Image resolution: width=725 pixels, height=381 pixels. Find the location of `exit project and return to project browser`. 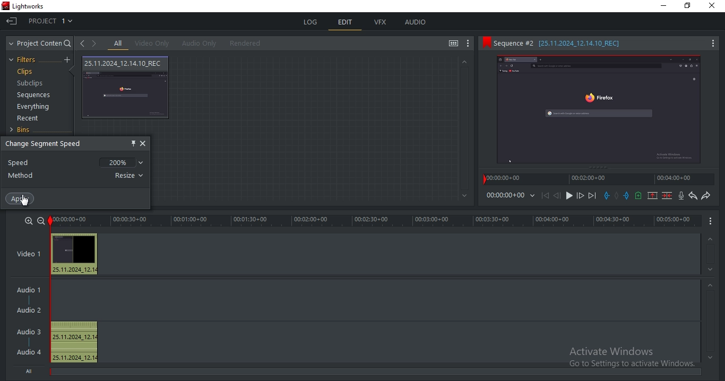

exit project and return to project browser is located at coordinates (12, 22).